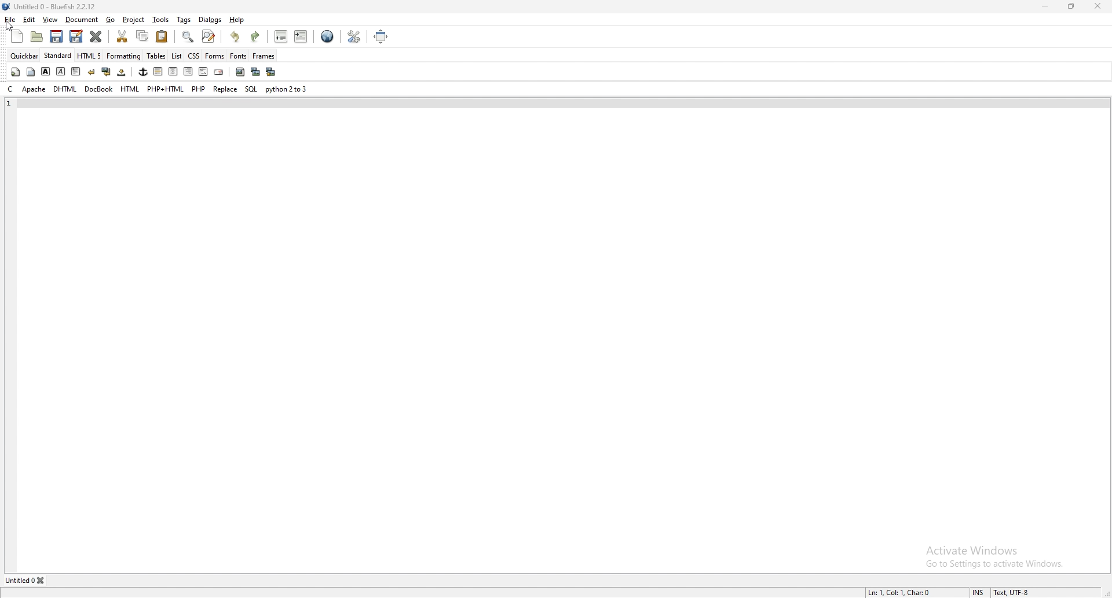 The height and width of the screenshot is (598, 1112). Describe the element at coordinates (252, 89) in the screenshot. I see `sql` at that location.